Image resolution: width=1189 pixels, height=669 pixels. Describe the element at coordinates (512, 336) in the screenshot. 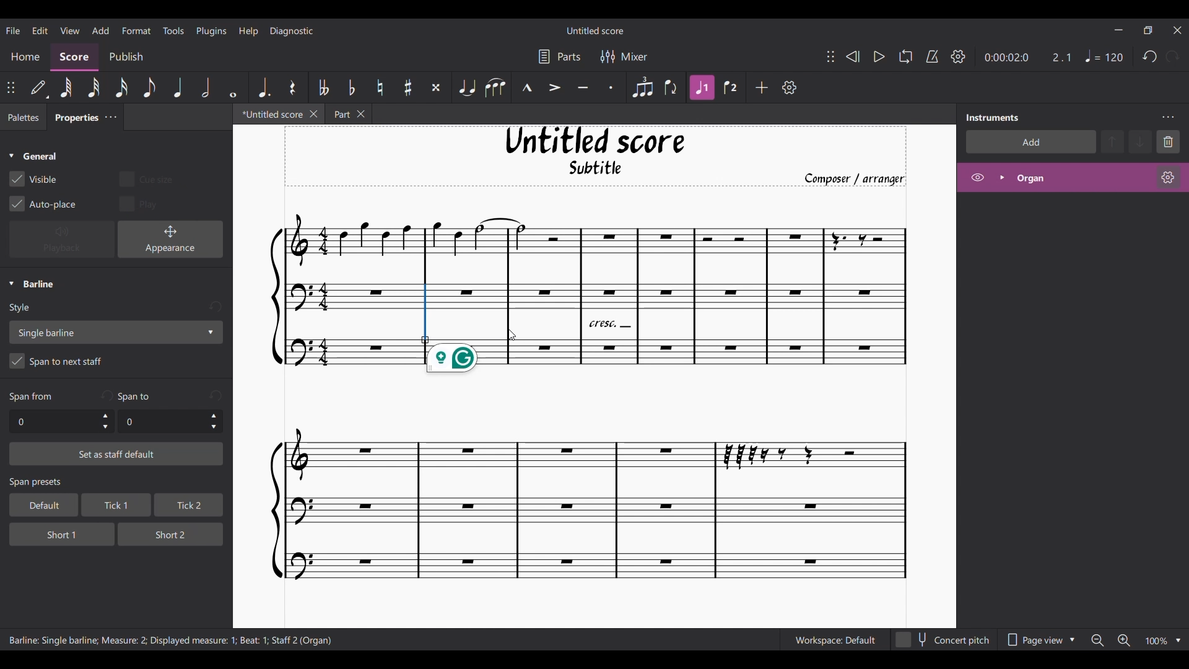

I see `Cursor selecting barline` at that location.